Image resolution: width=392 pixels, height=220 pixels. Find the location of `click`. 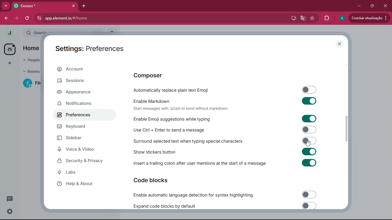

click is located at coordinates (386, 6).